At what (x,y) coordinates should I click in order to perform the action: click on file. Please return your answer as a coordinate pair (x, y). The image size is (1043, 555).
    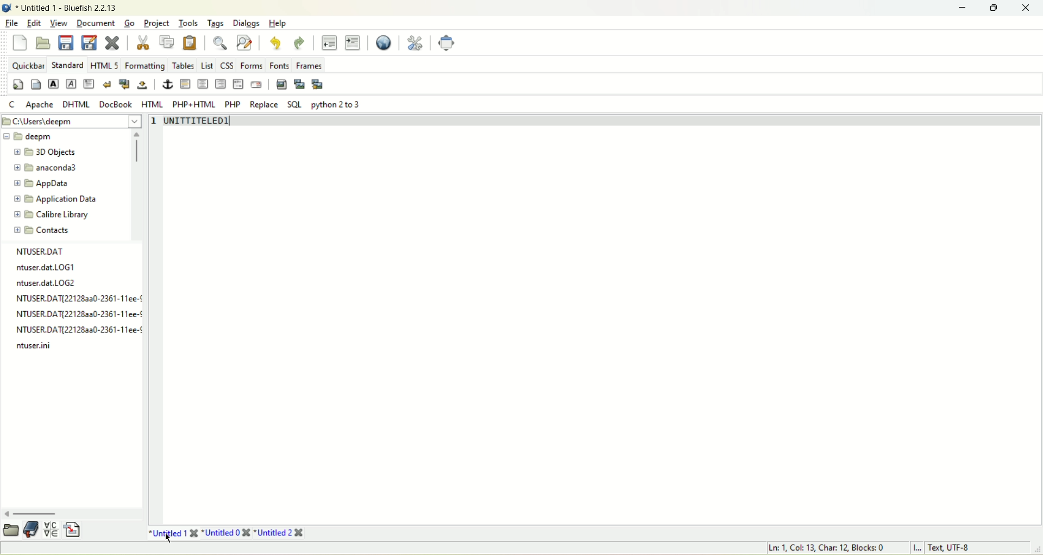
    Looking at the image, I should click on (42, 250).